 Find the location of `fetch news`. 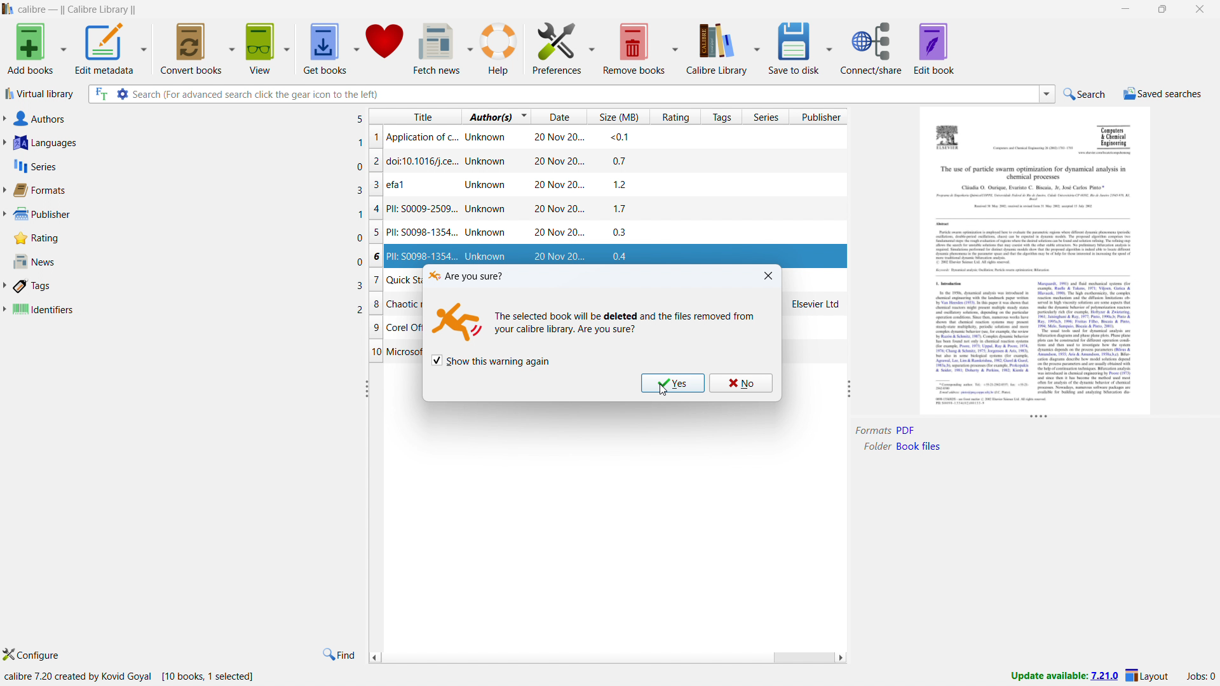

fetch news is located at coordinates (437, 48).